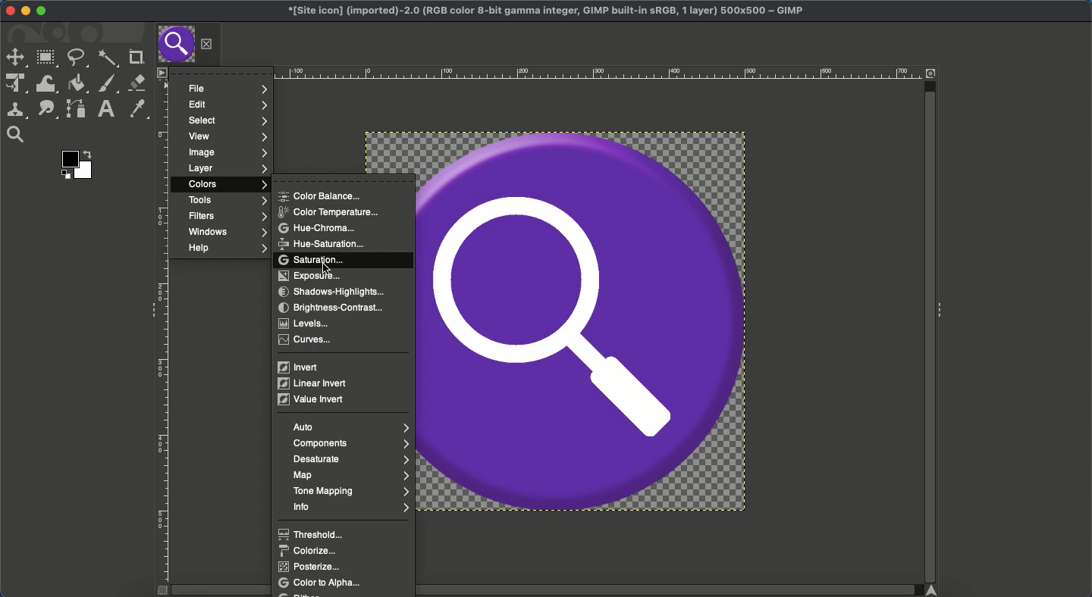 Image resolution: width=1092 pixels, height=597 pixels. I want to click on Ruler, so click(165, 332).